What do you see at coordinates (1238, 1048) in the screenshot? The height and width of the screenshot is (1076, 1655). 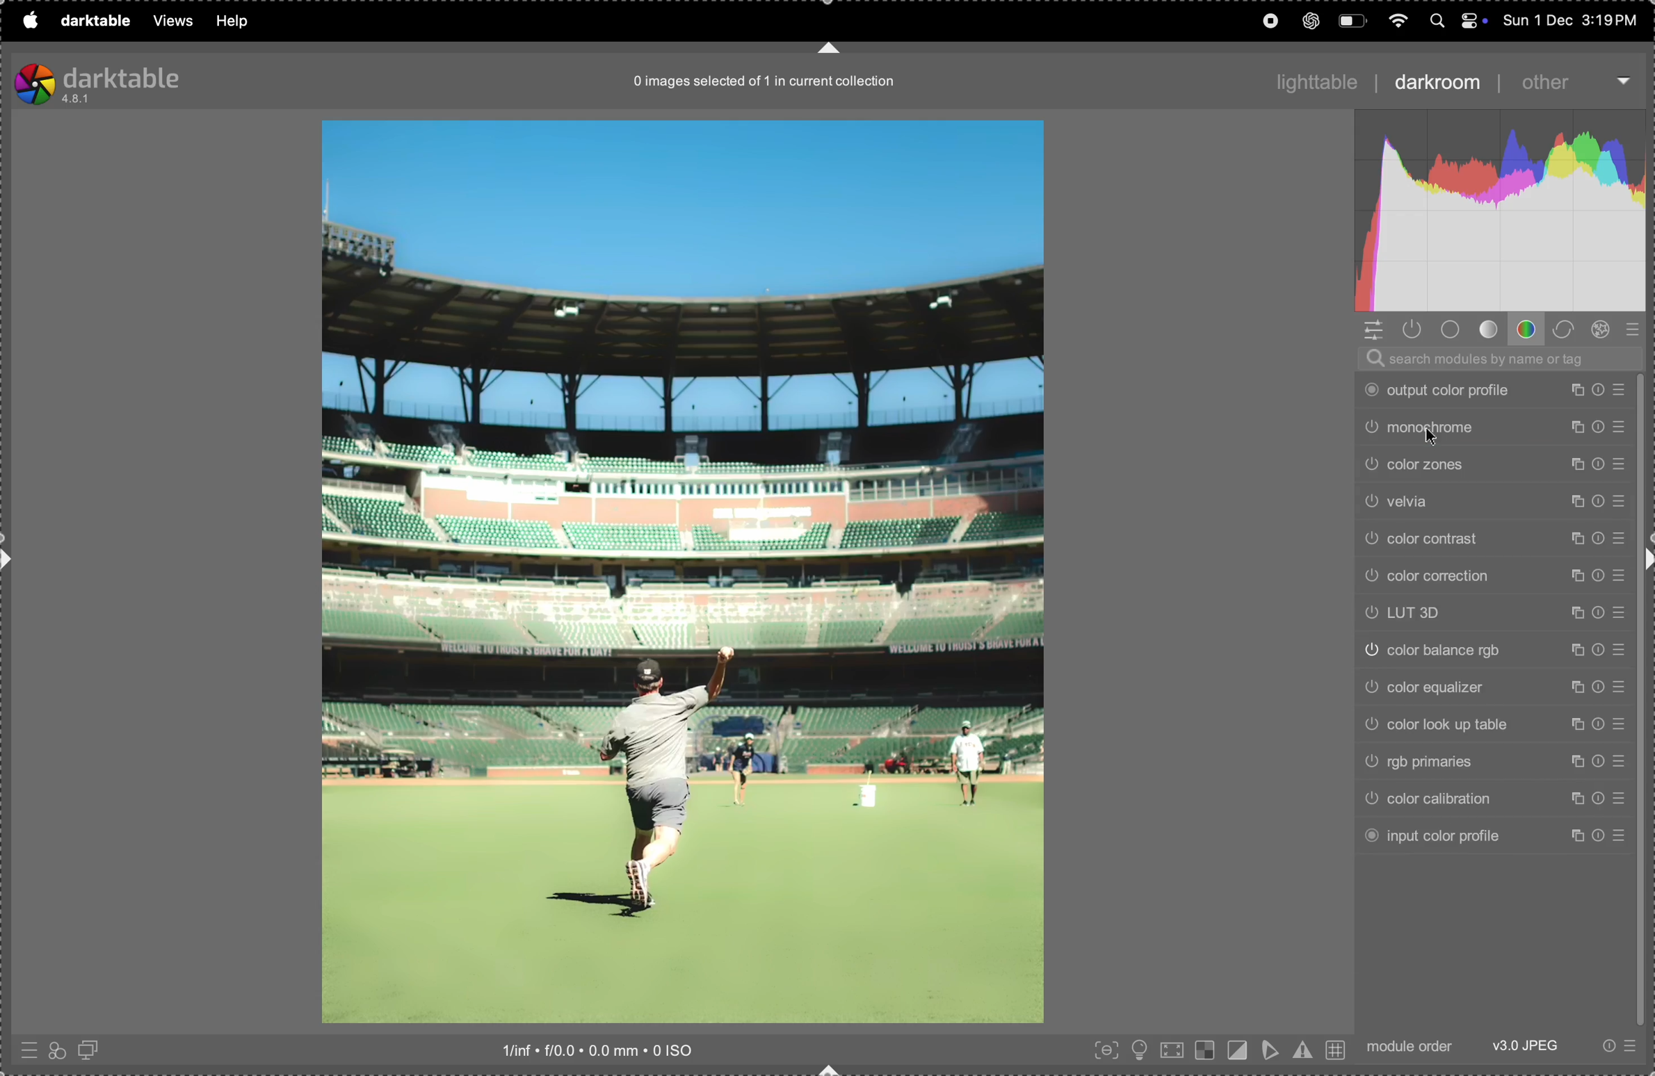 I see `toggle clipping indication` at bounding box center [1238, 1048].